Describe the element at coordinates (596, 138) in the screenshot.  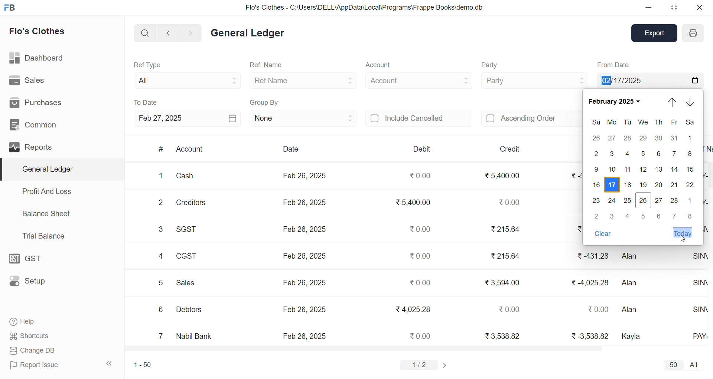
I see `26` at that location.